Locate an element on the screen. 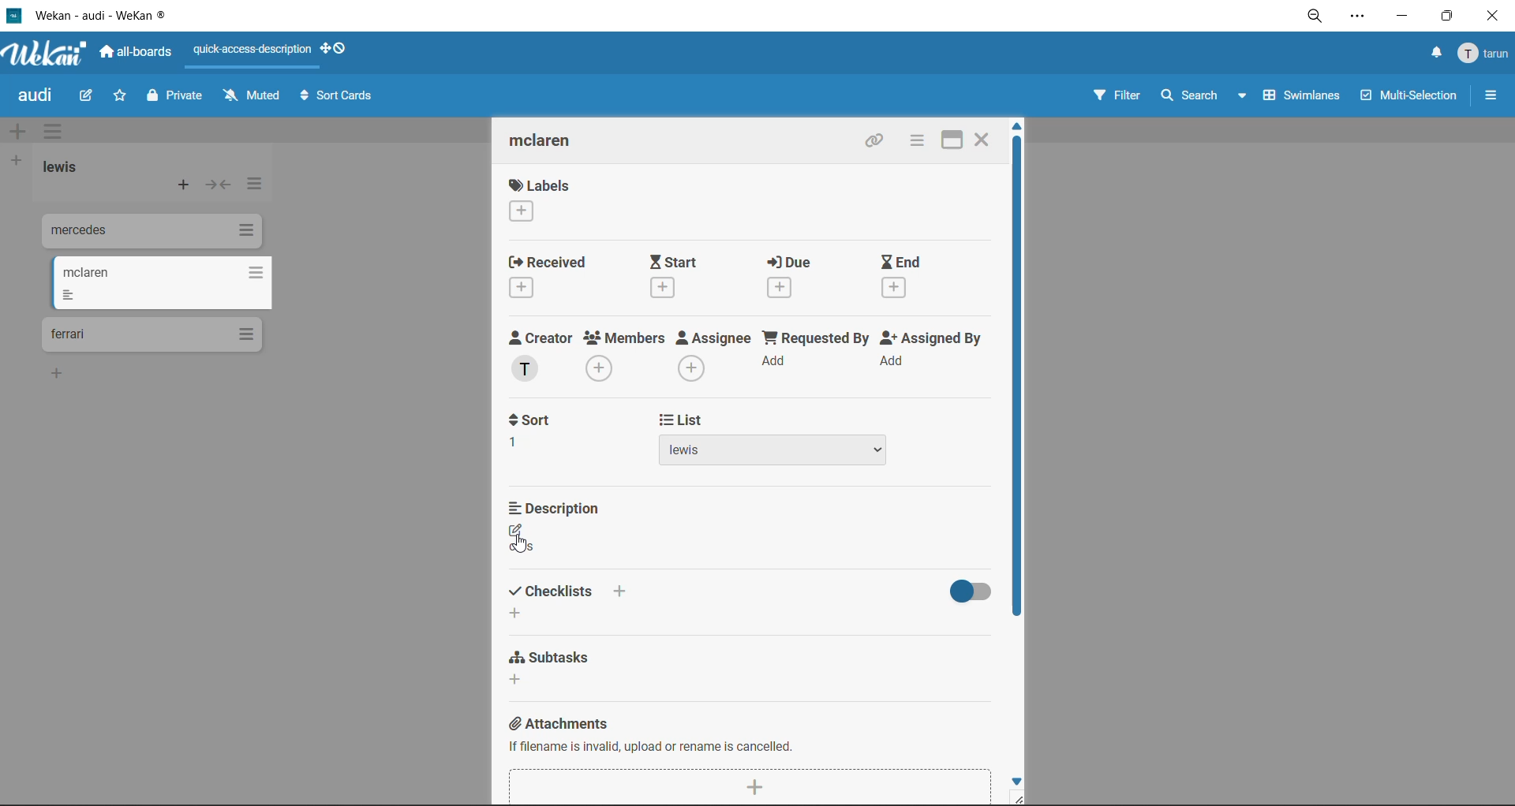 The height and width of the screenshot is (806, 1515). settings is located at coordinates (1356, 18).